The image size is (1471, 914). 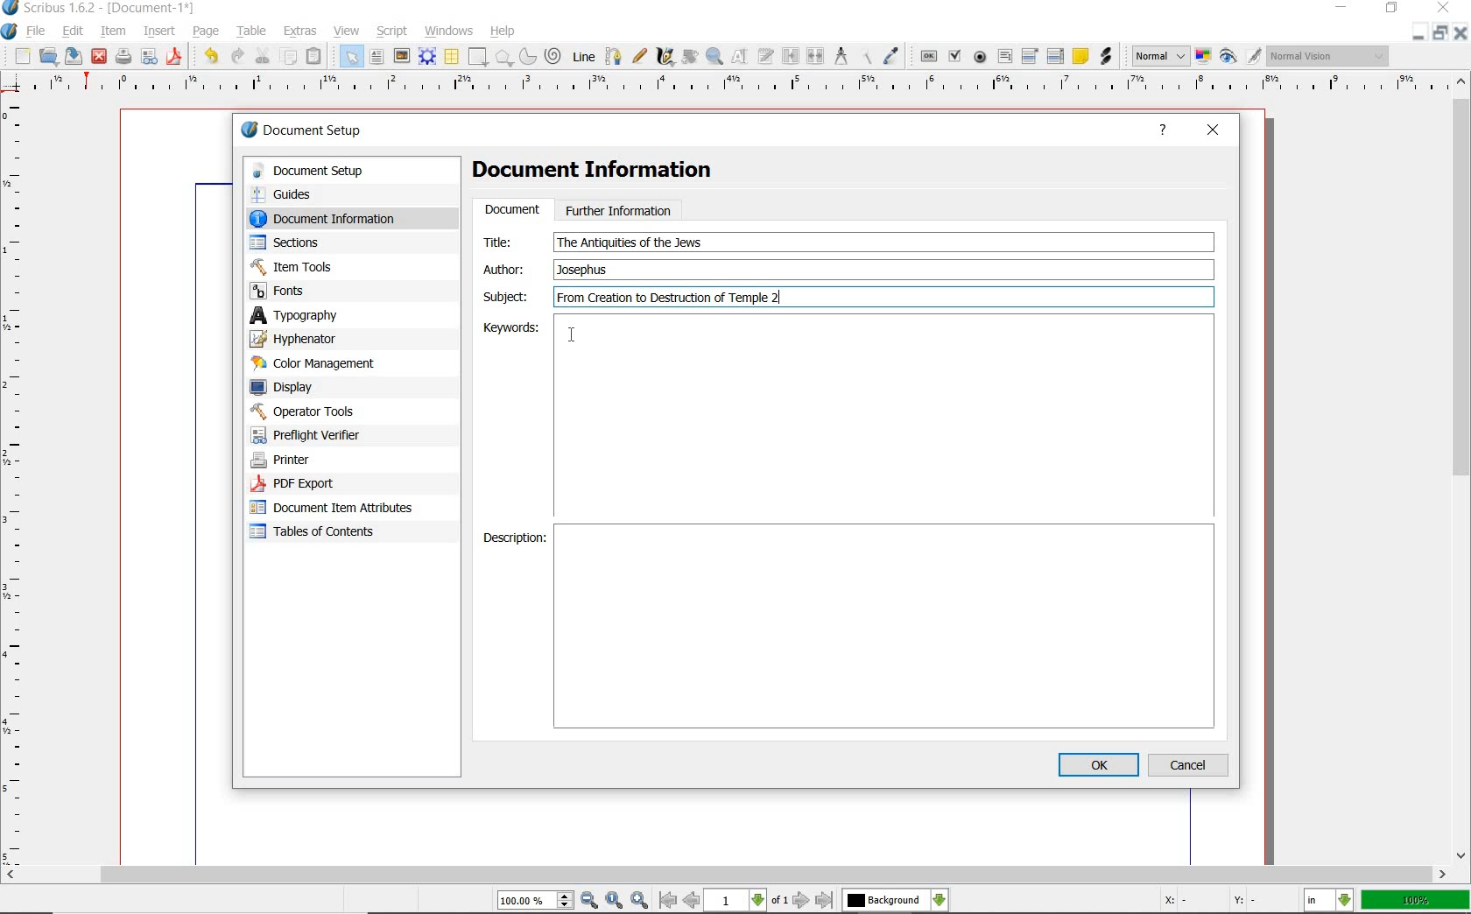 What do you see at coordinates (528, 56) in the screenshot?
I see `arc` at bounding box center [528, 56].